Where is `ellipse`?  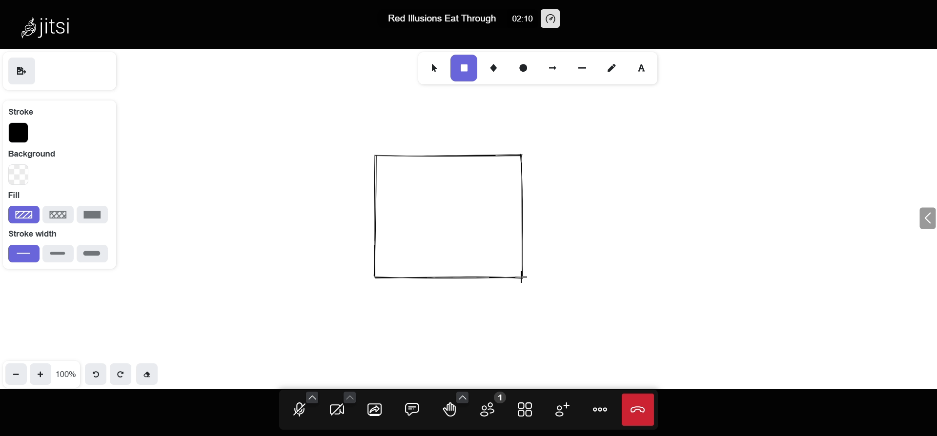
ellipse is located at coordinates (524, 66).